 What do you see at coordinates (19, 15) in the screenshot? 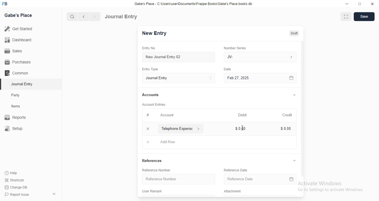
I see `Gabe's Place` at bounding box center [19, 15].